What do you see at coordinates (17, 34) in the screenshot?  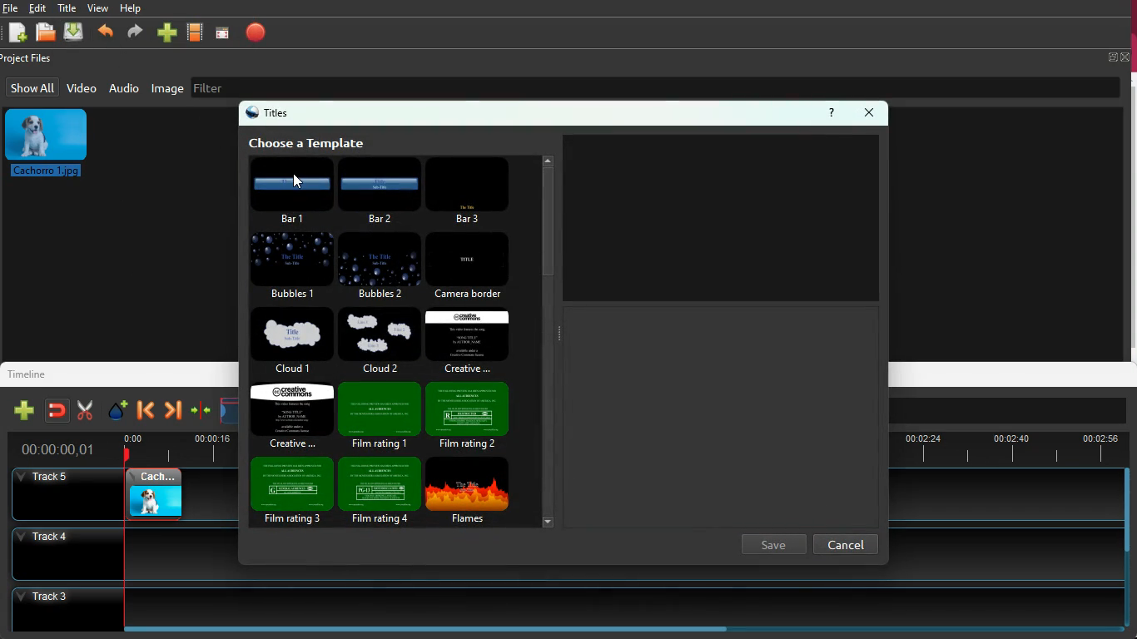 I see `add` at bounding box center [17, 34].